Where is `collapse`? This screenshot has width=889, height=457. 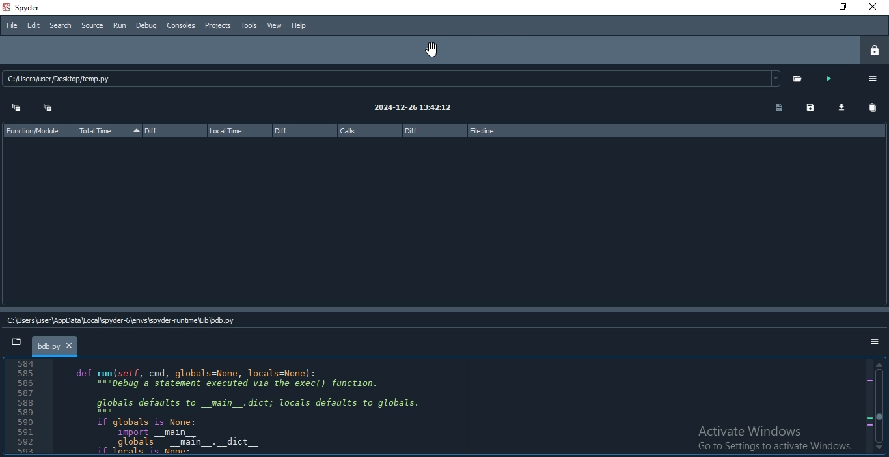 collapse is located at coordinates (17, 107).